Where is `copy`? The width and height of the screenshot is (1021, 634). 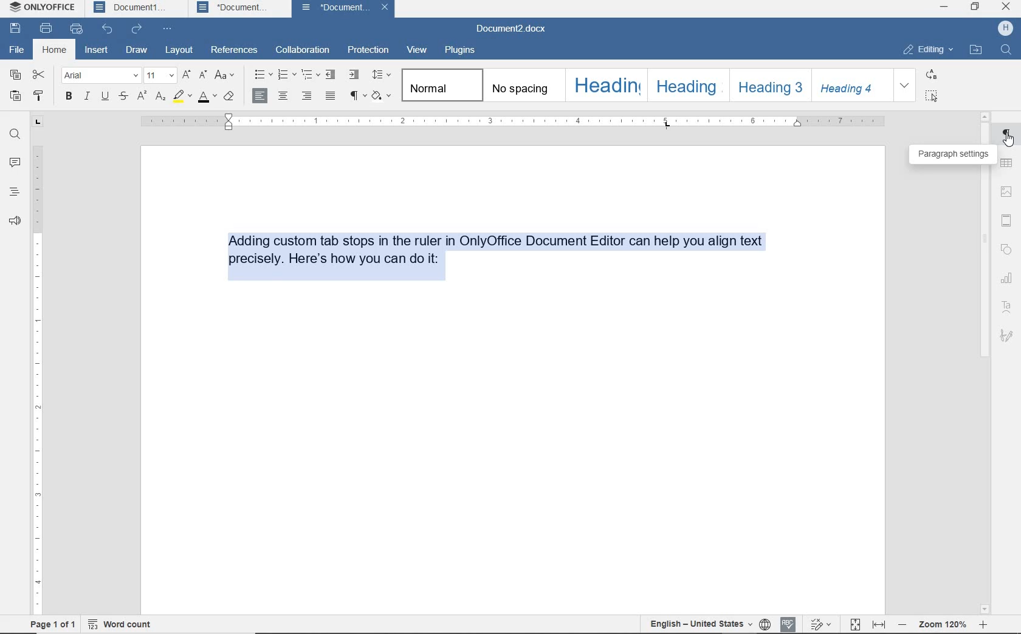 copy is located at coordinates (16, 74).